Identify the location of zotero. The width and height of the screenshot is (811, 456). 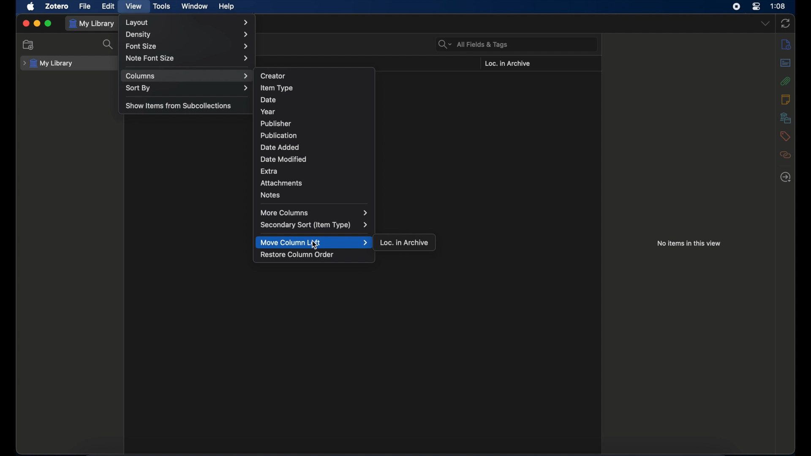
(57, 6).